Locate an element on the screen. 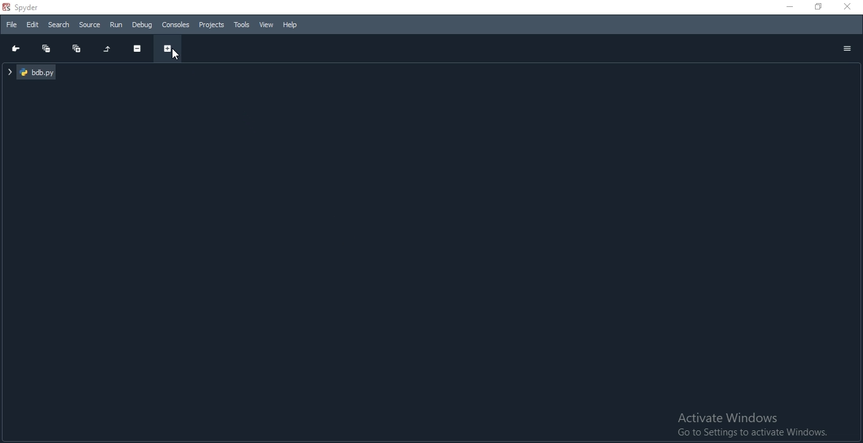  File  is located at coordinates (9, 23).